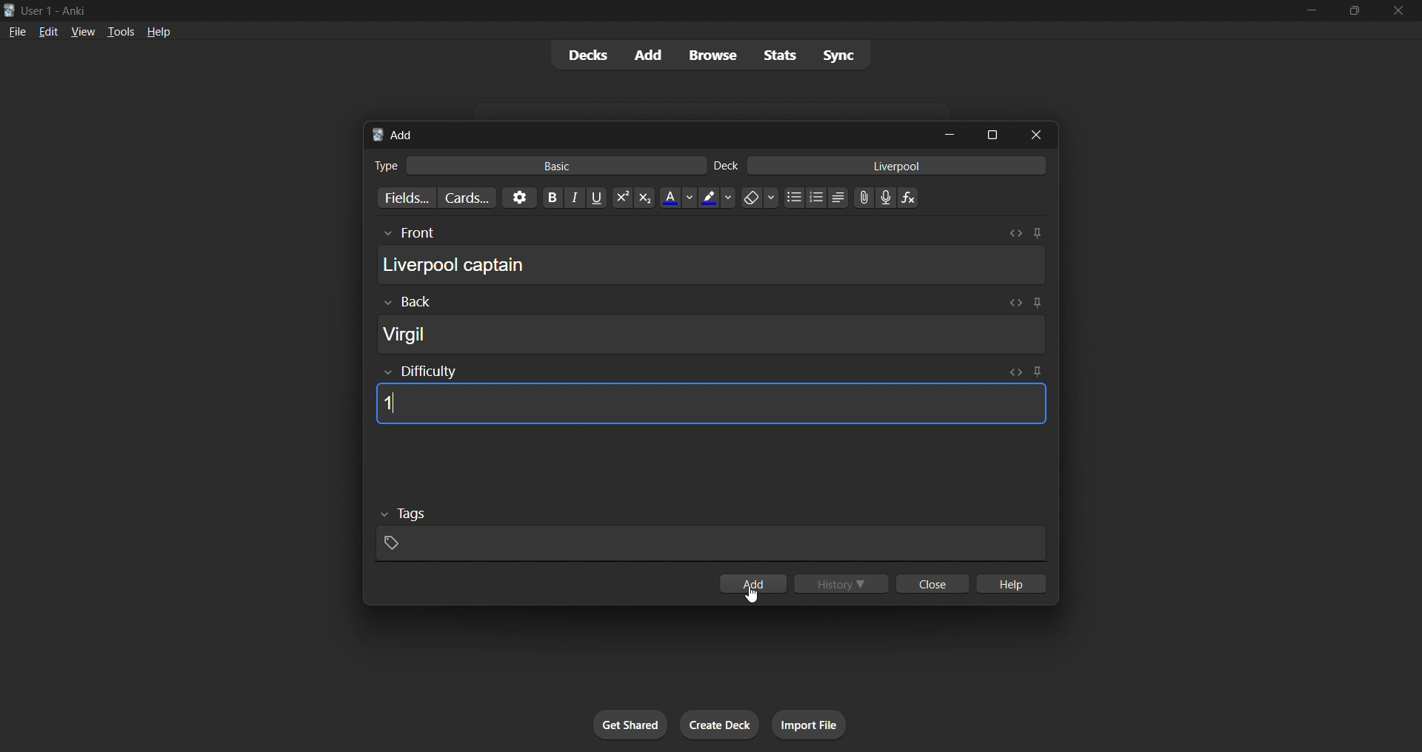  I want to click on minimize, so click(949, 134).